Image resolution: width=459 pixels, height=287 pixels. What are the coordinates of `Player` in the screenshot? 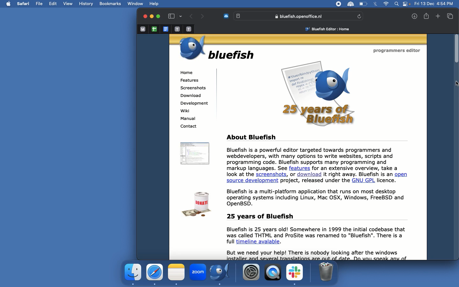 It's located at (272, 273).